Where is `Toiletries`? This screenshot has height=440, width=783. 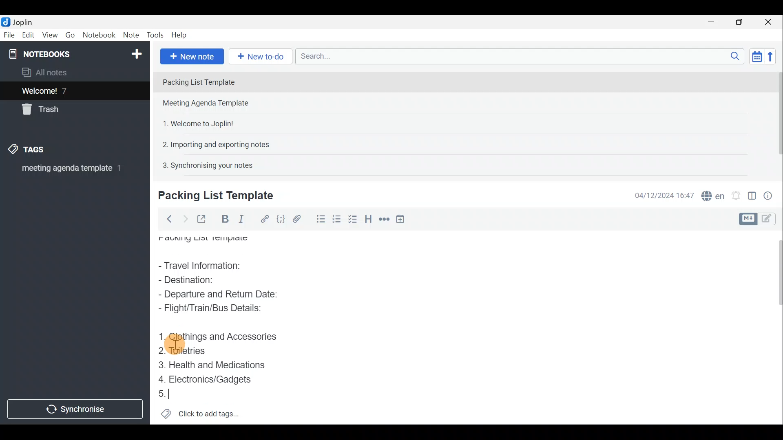
Toiletries is located at coordinates (186, 351).